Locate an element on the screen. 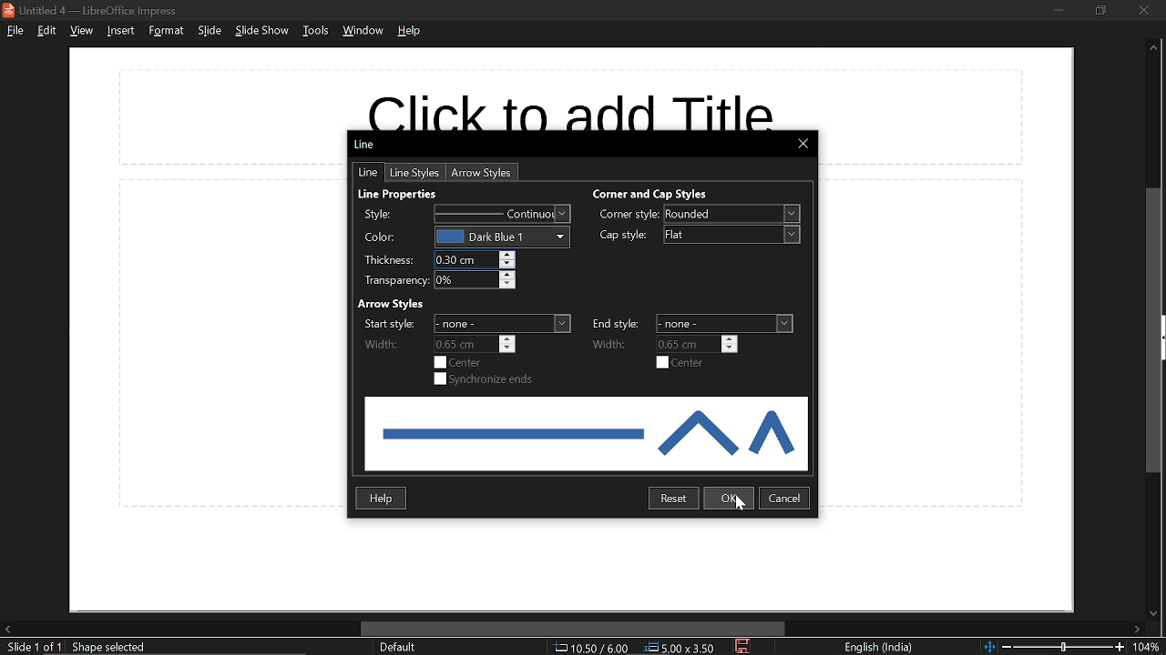  arrow styles is located at coordinates (482, 173).